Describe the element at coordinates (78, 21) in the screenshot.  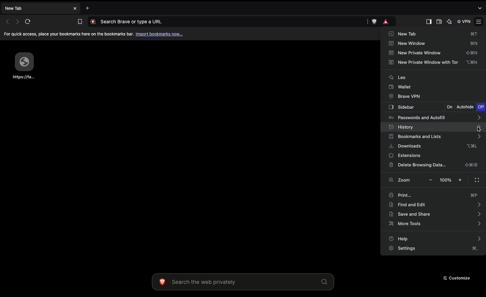
I see `Bookmark` at that location.